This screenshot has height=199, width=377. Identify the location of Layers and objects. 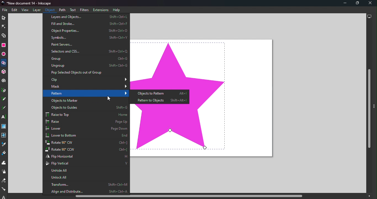
(87, 17).